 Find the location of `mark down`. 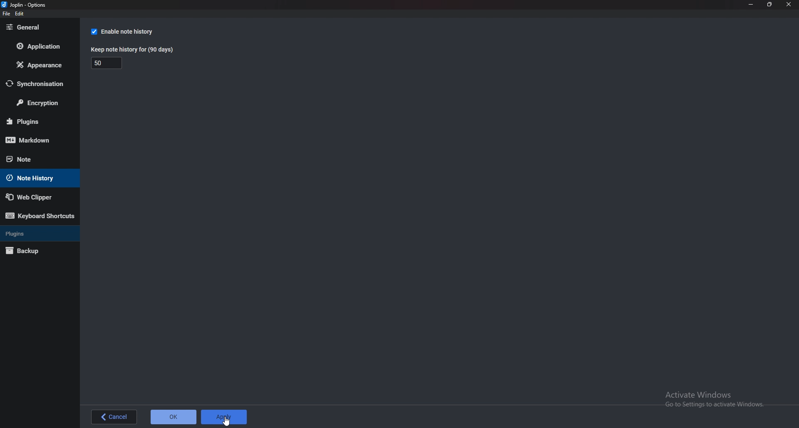

mark down is located at coordinates (37, 141).